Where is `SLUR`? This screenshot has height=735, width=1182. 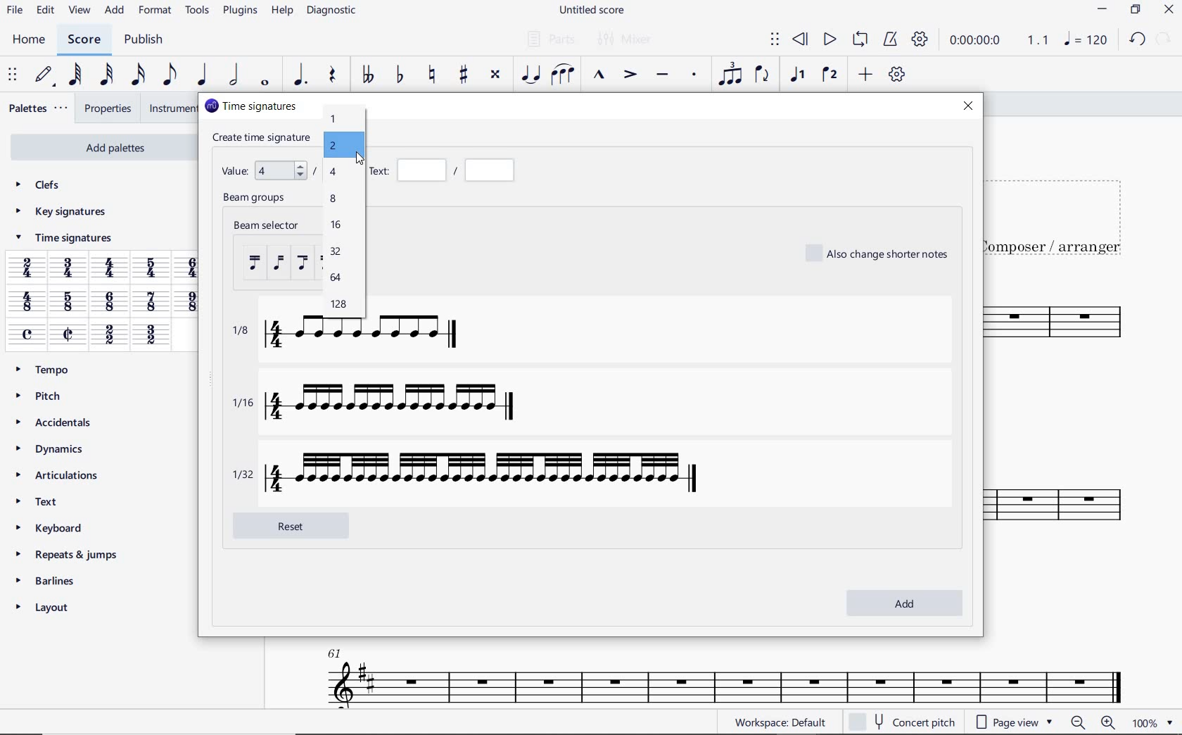 SLUR is located at coordinates (562, 75).